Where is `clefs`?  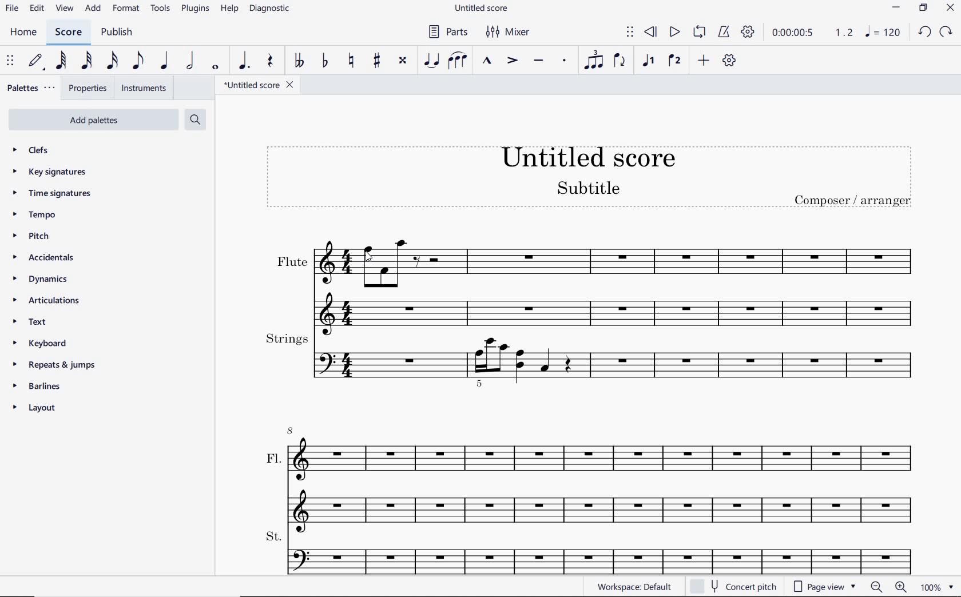
clefs is located at coordinates (33, 151).